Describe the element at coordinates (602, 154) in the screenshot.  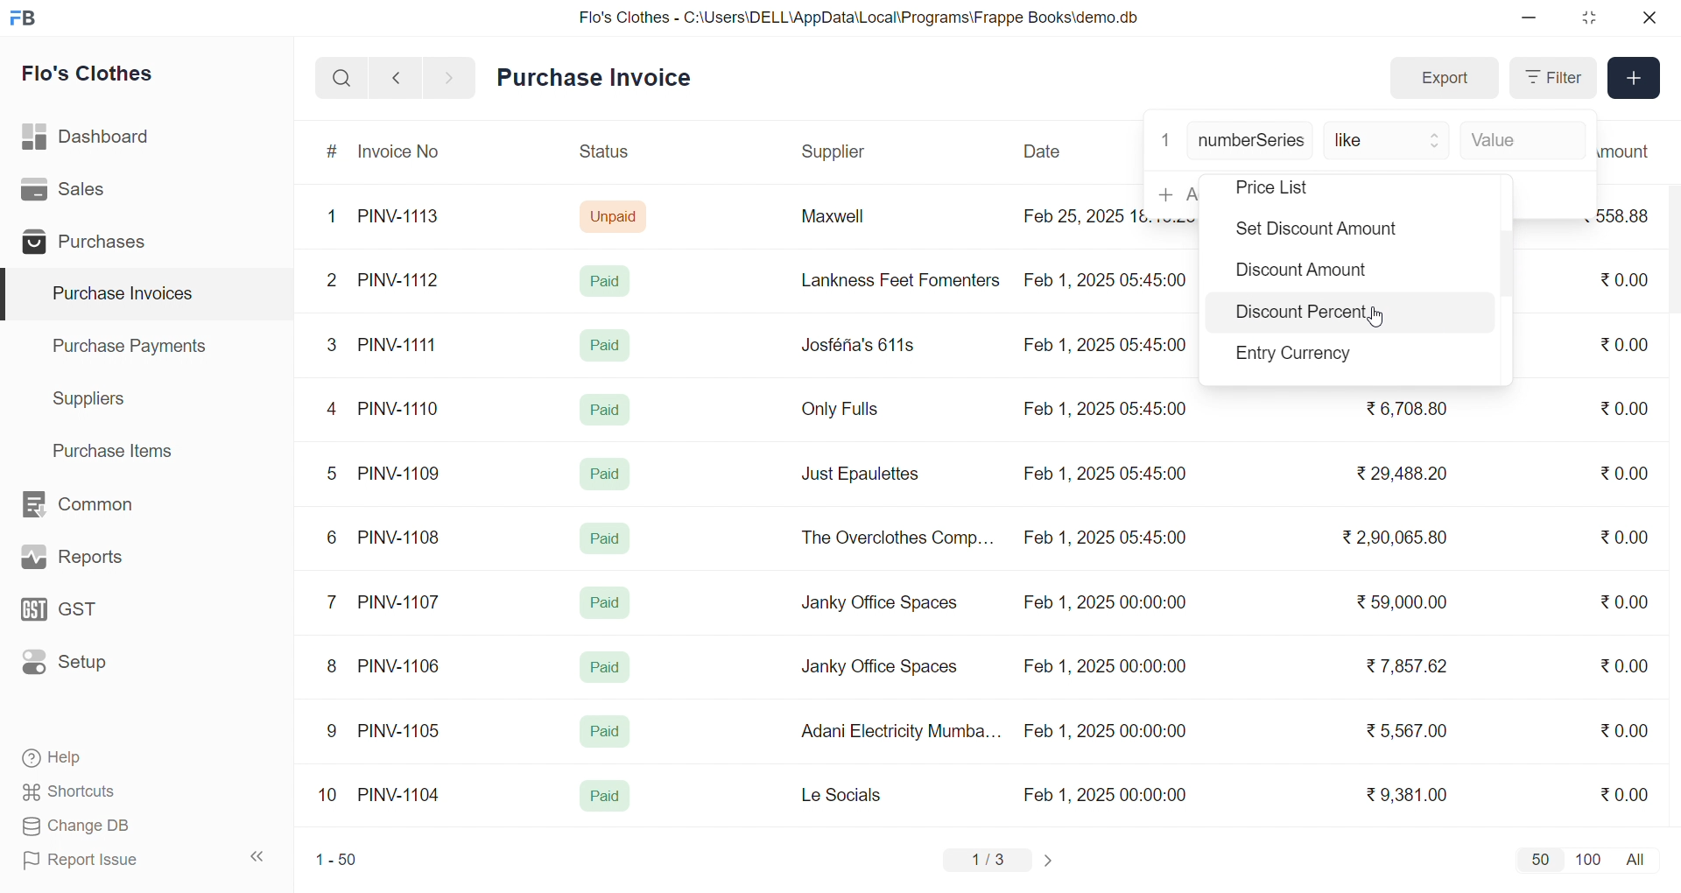
I see `Status` at that location.